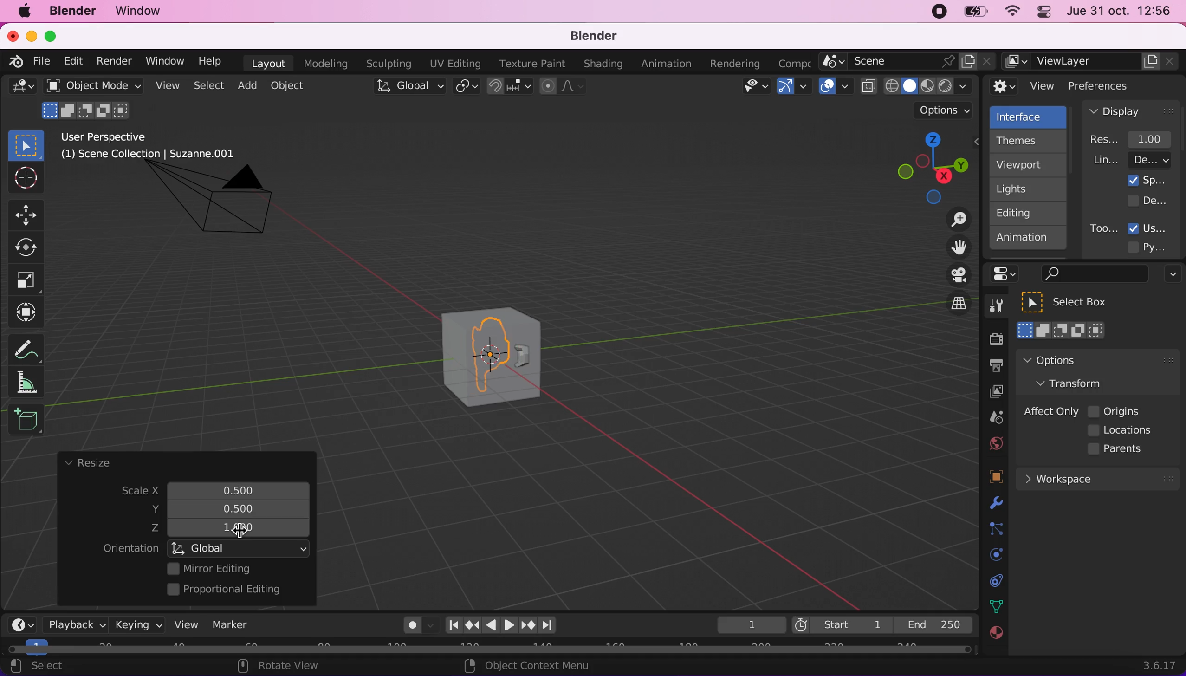 This screenshot has height=676, width=1186. Describe the element at coordinates (324, 64) in the screenshot. I see `modeling` at that location.